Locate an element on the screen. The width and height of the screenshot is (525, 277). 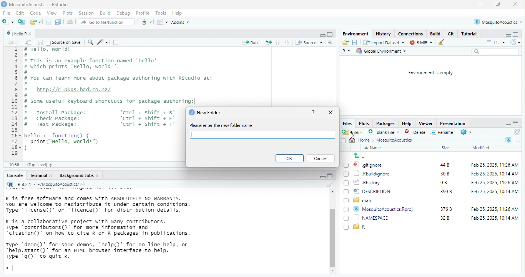
checkbox is located at coordinates (345, 227).